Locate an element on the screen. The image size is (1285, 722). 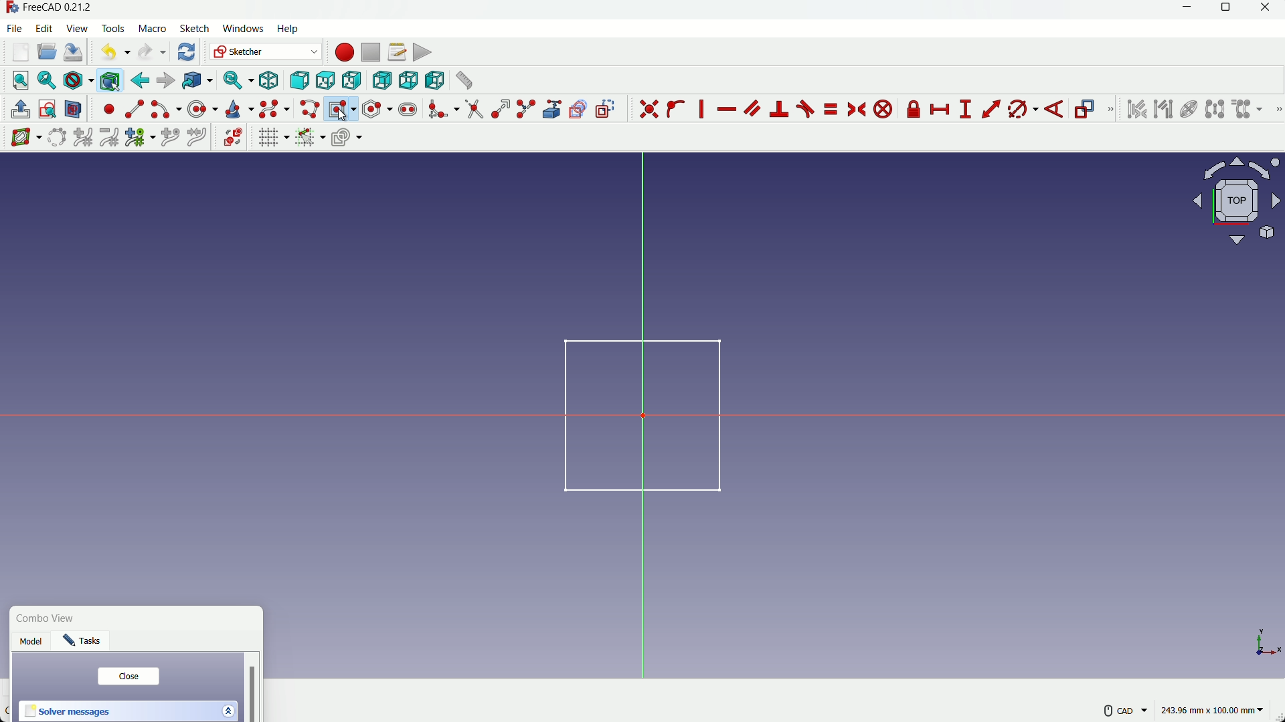
leave sketch is located at coordinates (21, 110).